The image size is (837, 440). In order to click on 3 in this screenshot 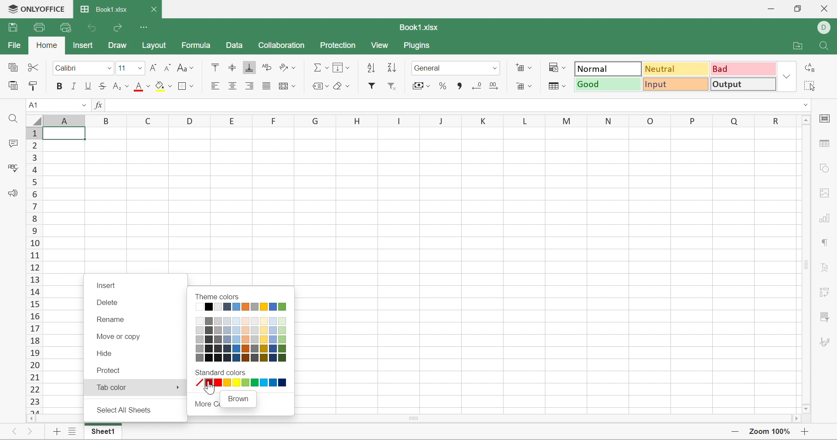, I will do `click(34, 157)`.